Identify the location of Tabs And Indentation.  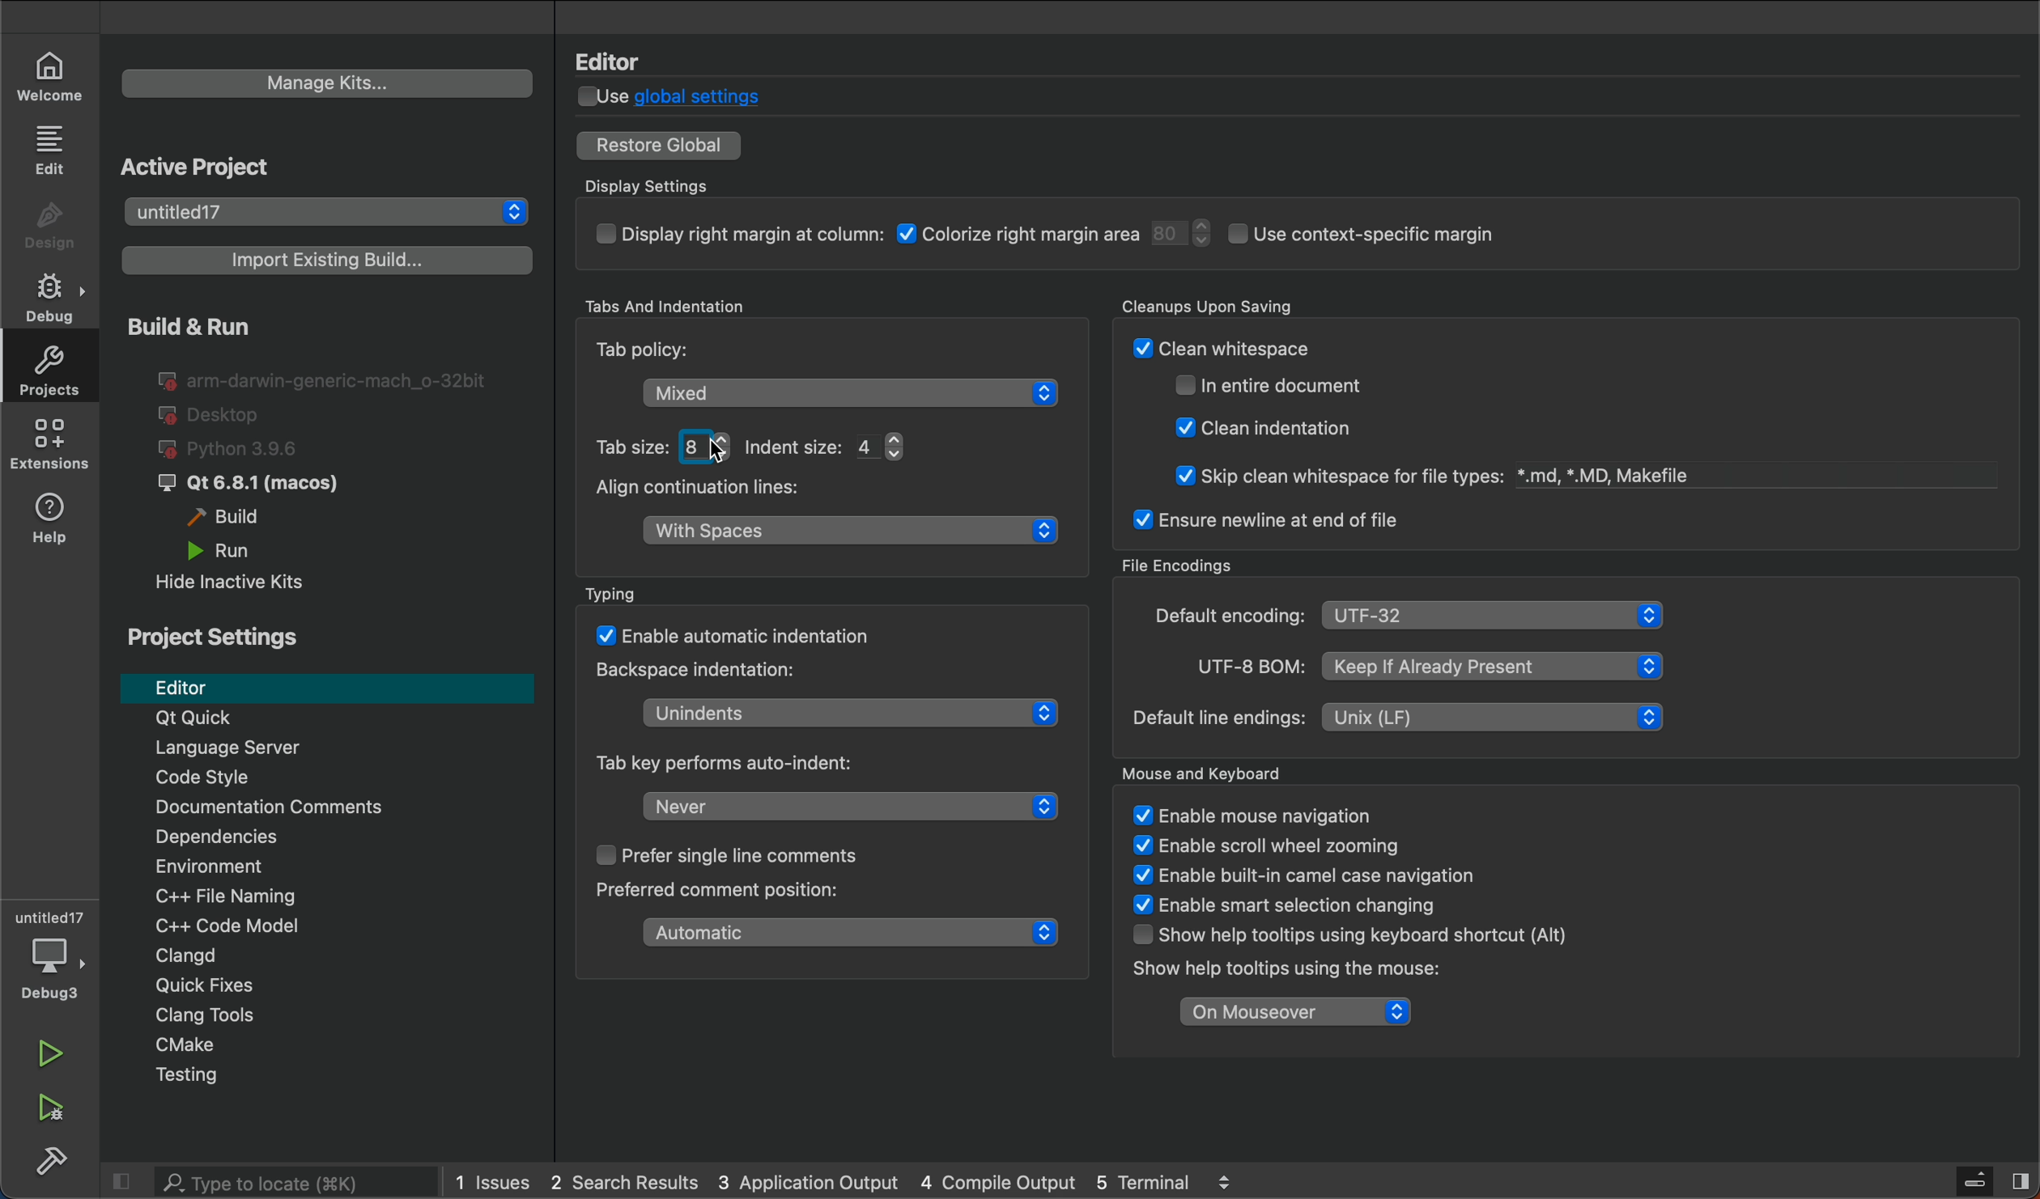
(669, 307).